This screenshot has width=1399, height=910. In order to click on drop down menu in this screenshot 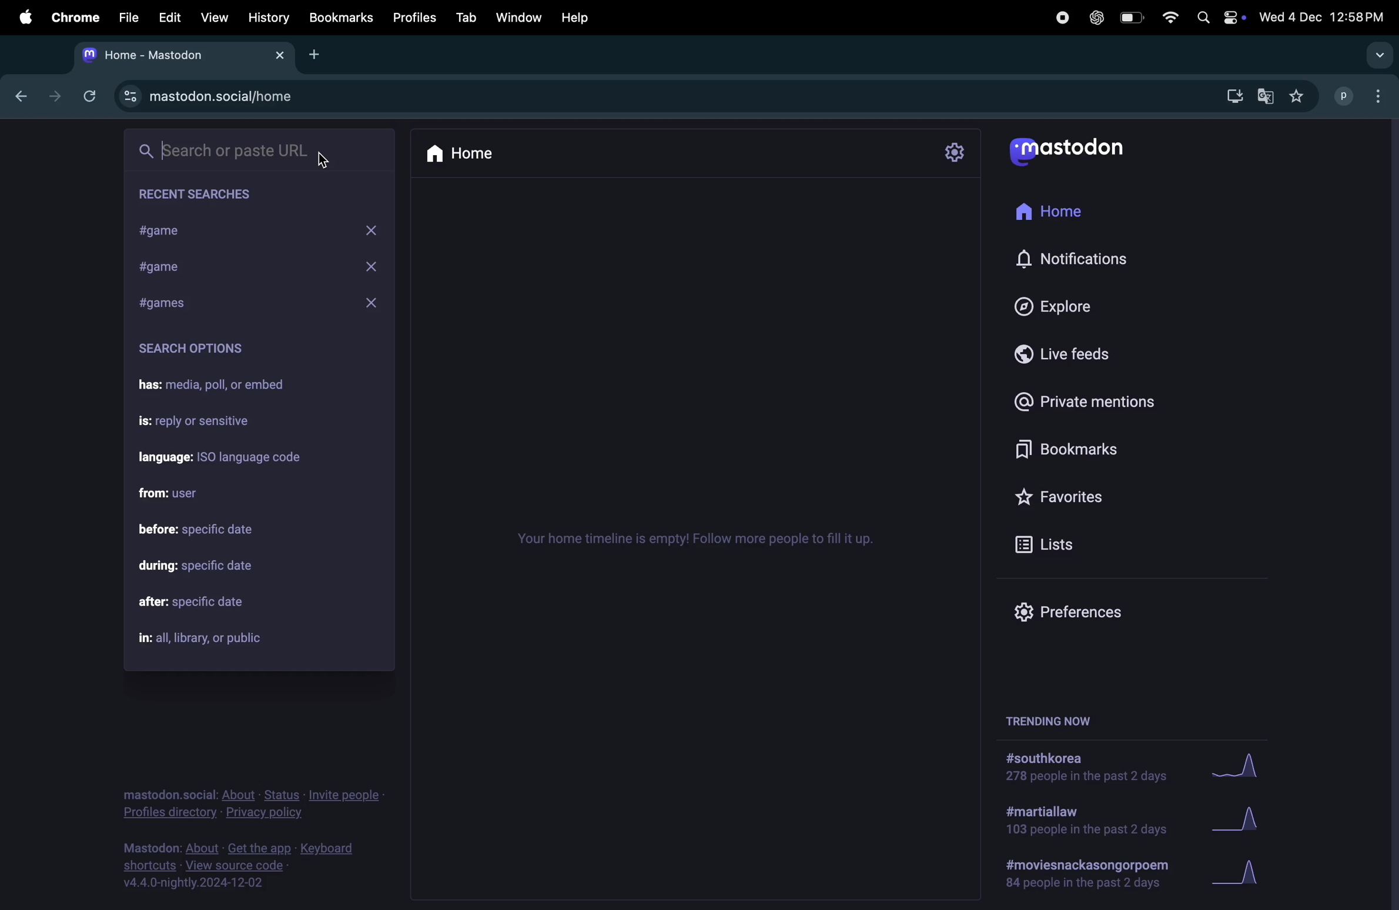, I will do `click(1374, 53)`.